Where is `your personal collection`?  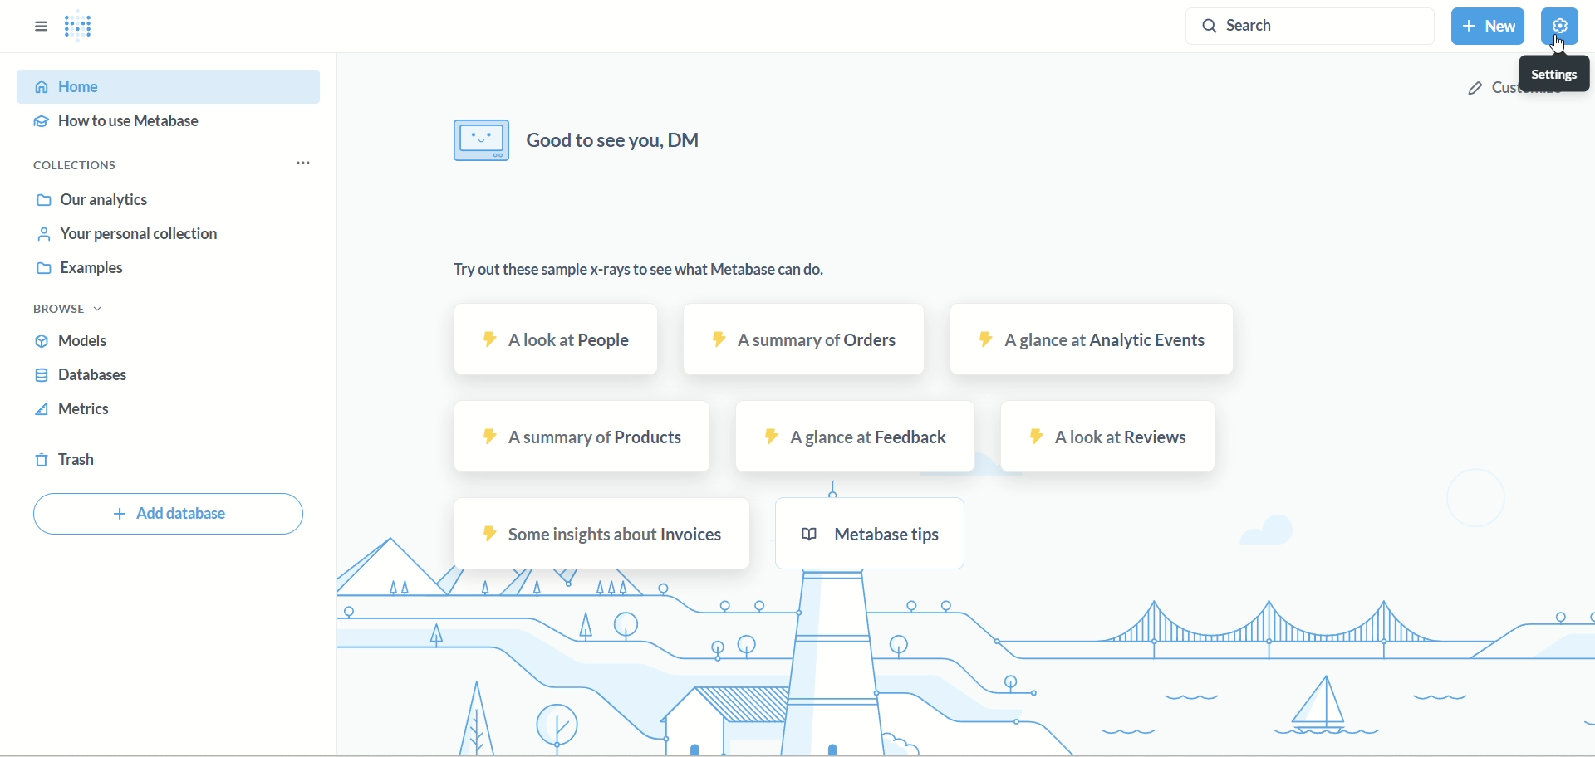 your personal collection is located at coordinates (123, 232).